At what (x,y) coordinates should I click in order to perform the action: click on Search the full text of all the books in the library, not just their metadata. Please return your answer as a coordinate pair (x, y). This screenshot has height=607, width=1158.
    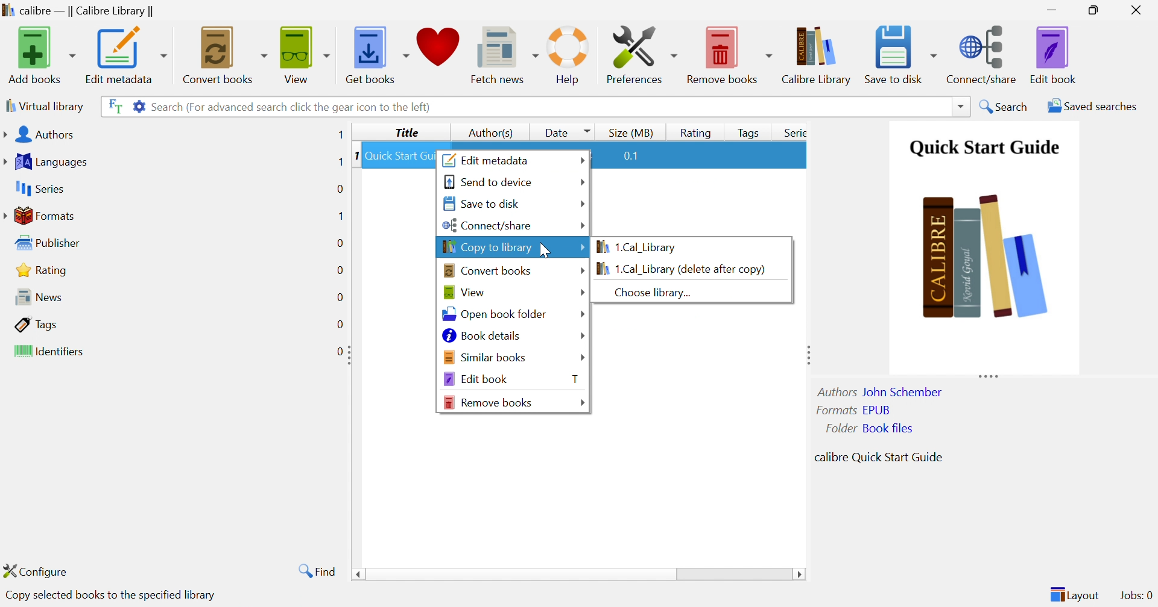
    Looking at the image, I should click on (113, 104).